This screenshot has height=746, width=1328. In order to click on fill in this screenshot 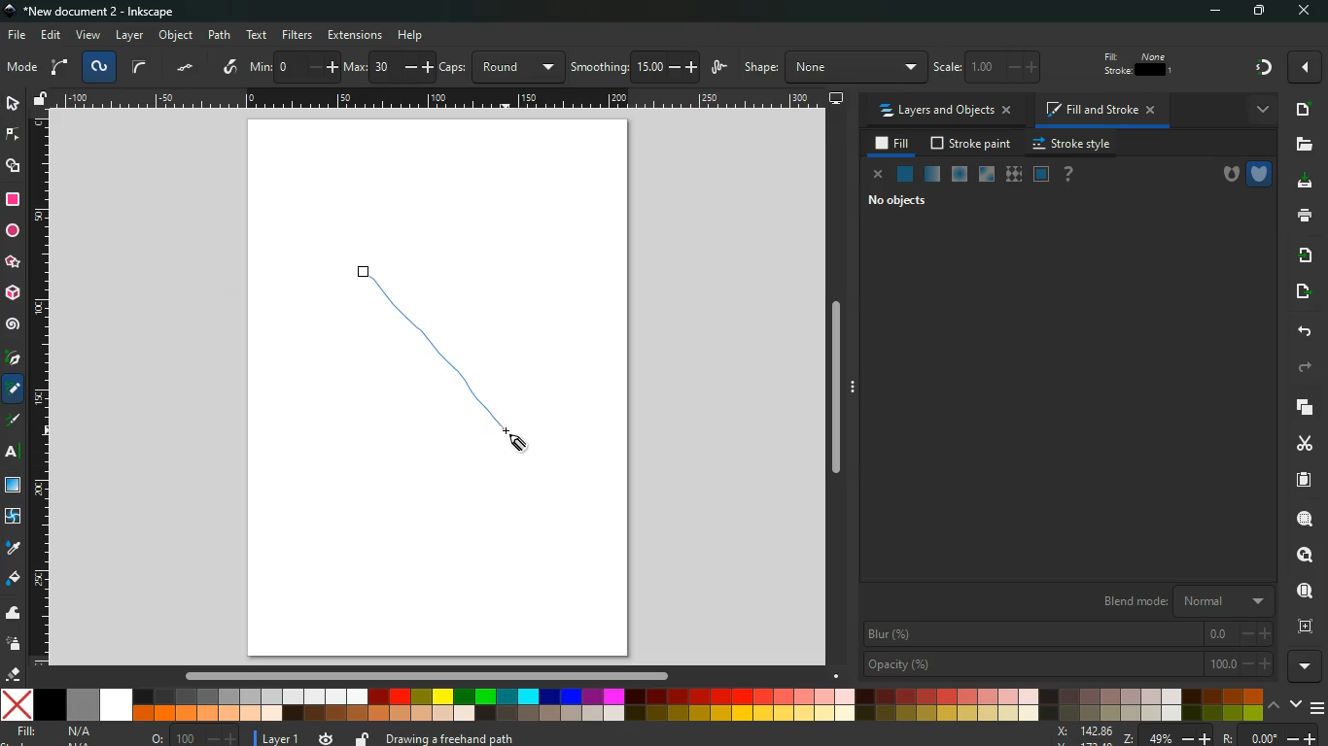, I will do `click(1138, 64)`.